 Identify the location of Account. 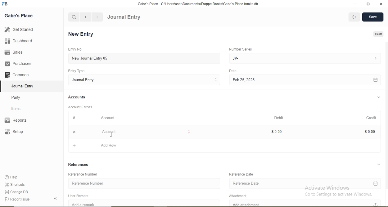
(144, 132).